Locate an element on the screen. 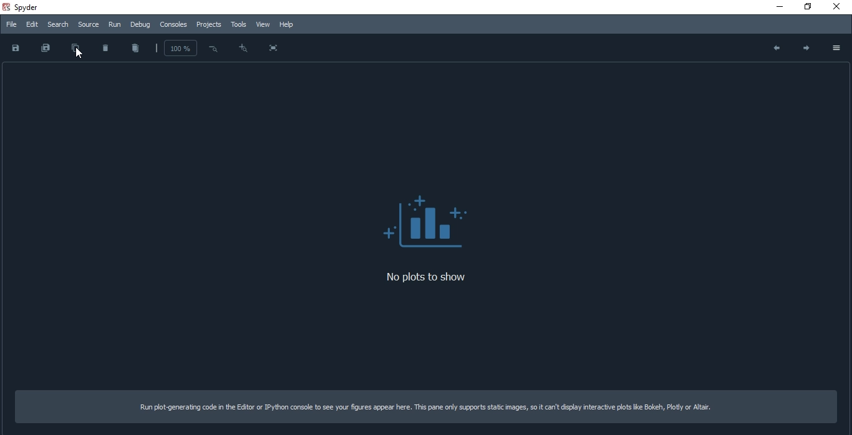 This screenshot has height=435, width=852. Projects is located at coordinates (210, 26).